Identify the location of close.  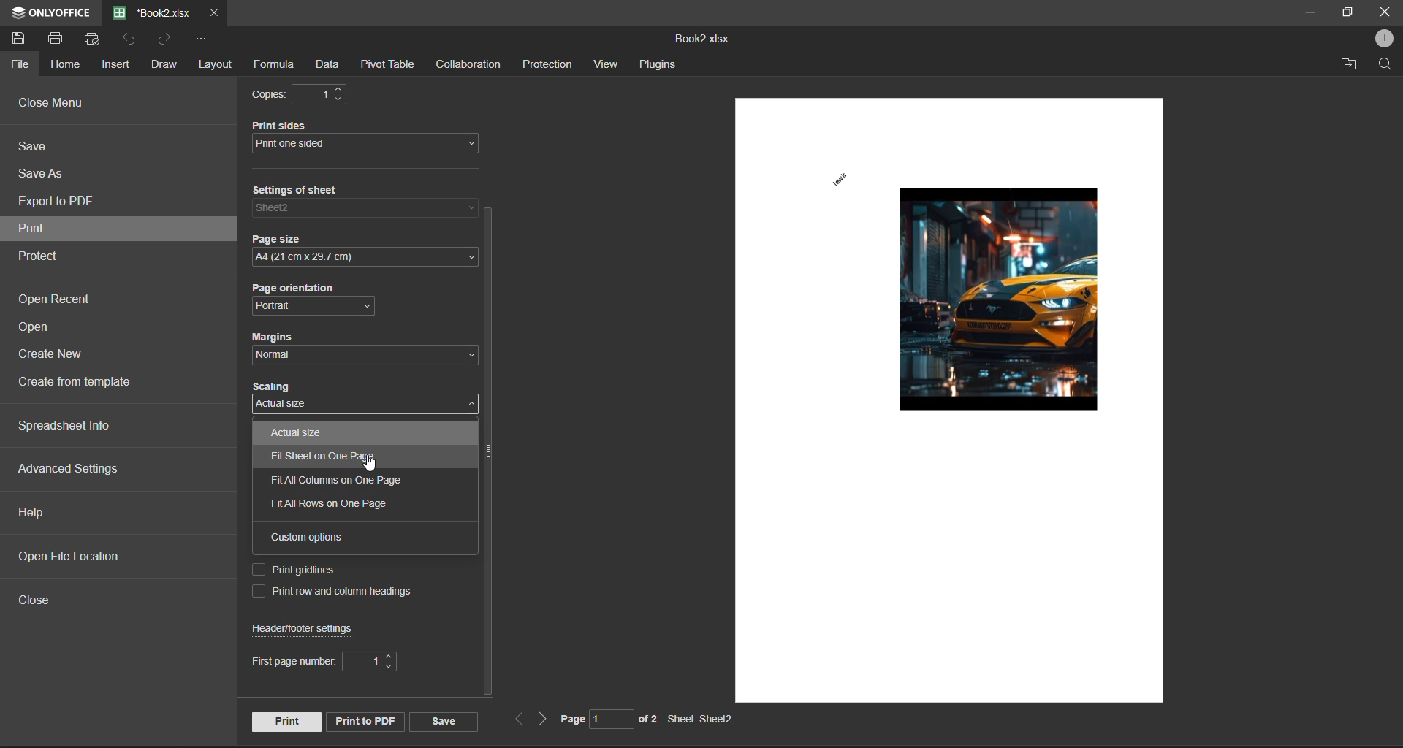
(1381, 13).